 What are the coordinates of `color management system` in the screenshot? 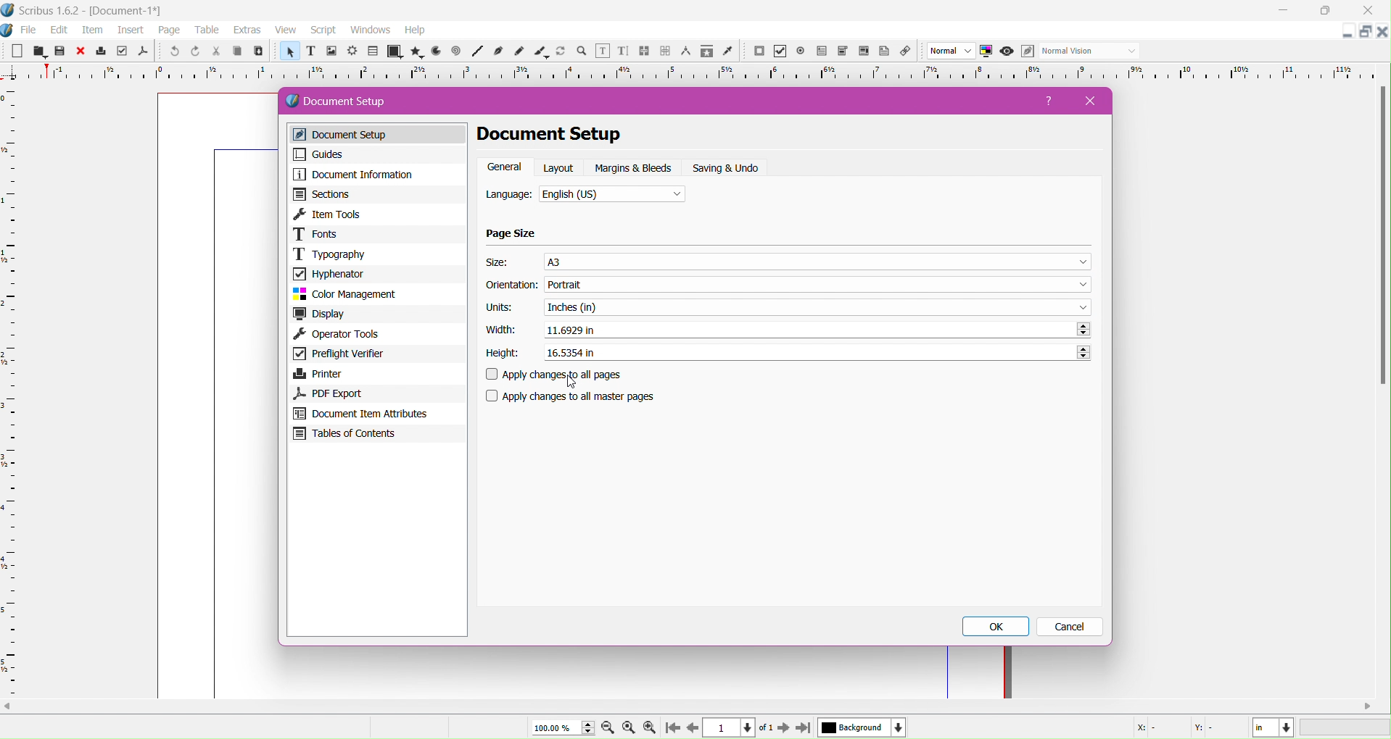 It's located at (986, 51).